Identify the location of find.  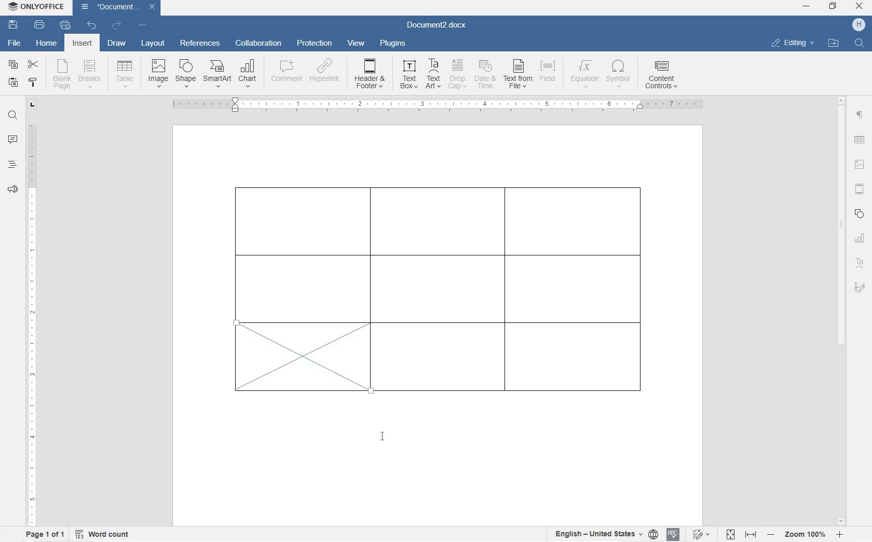
(13, 116).